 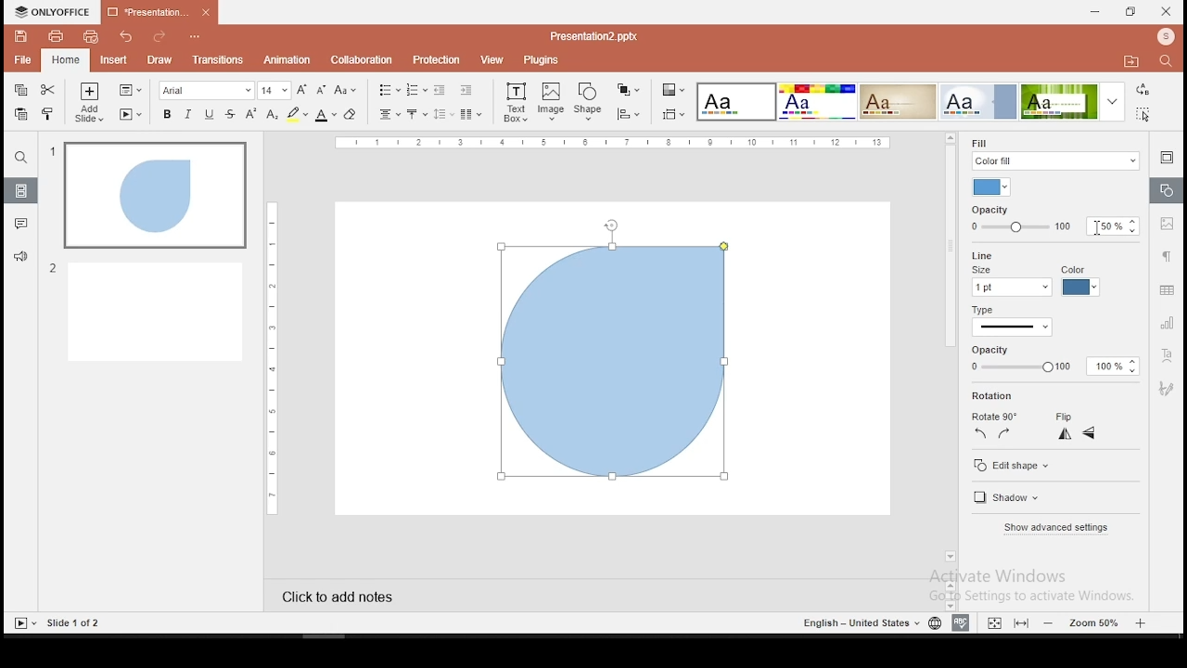 What do you see at coordinates (948, 354) in the screenshot?
I see `scroll bar` at bounding box center [948, 354].